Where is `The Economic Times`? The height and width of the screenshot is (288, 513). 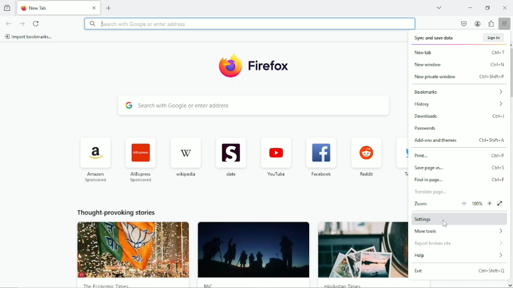
The Economic Times is located at coordinates (134, 255).